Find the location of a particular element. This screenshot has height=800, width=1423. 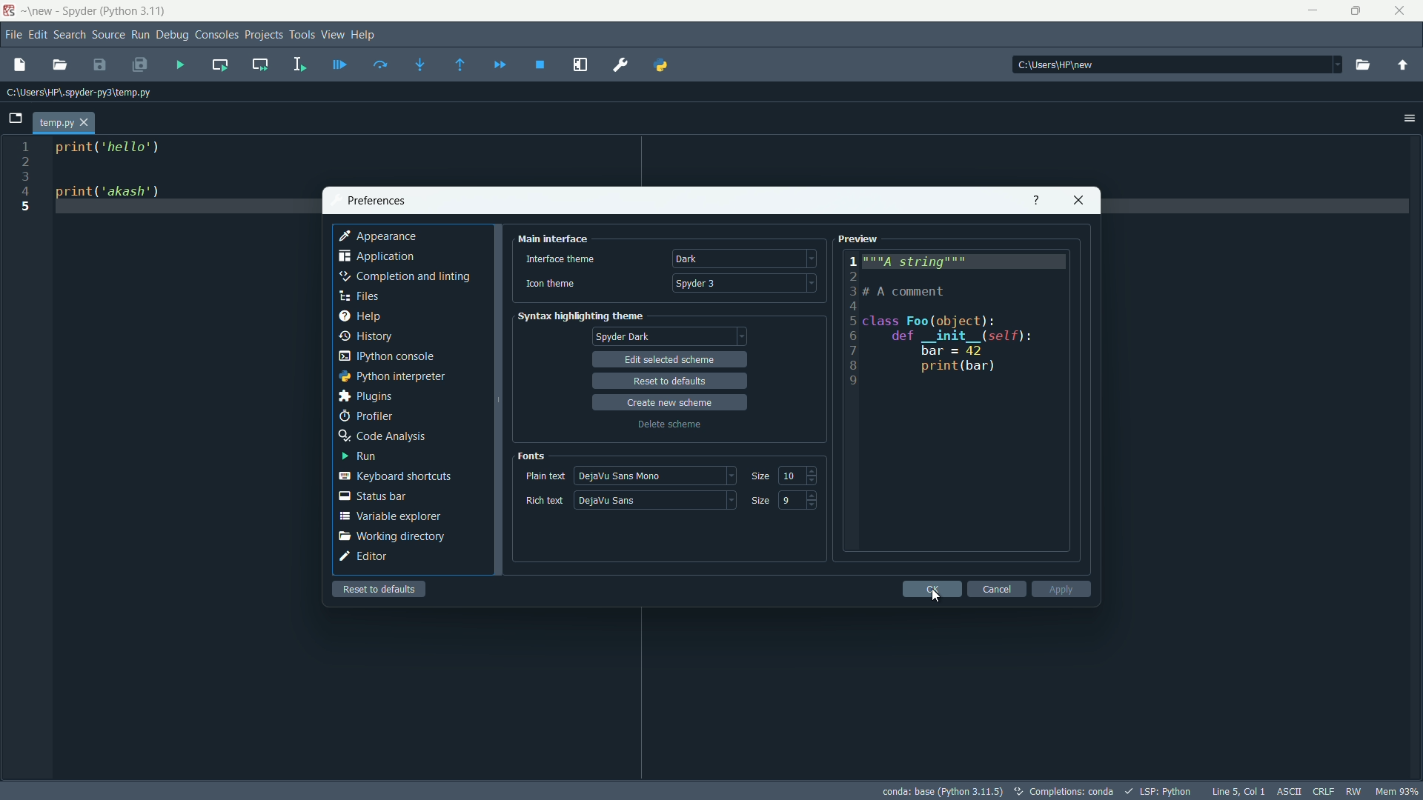

C:\Users\HP\spyder-py3\temp.py is located at coordinates (79, 93).